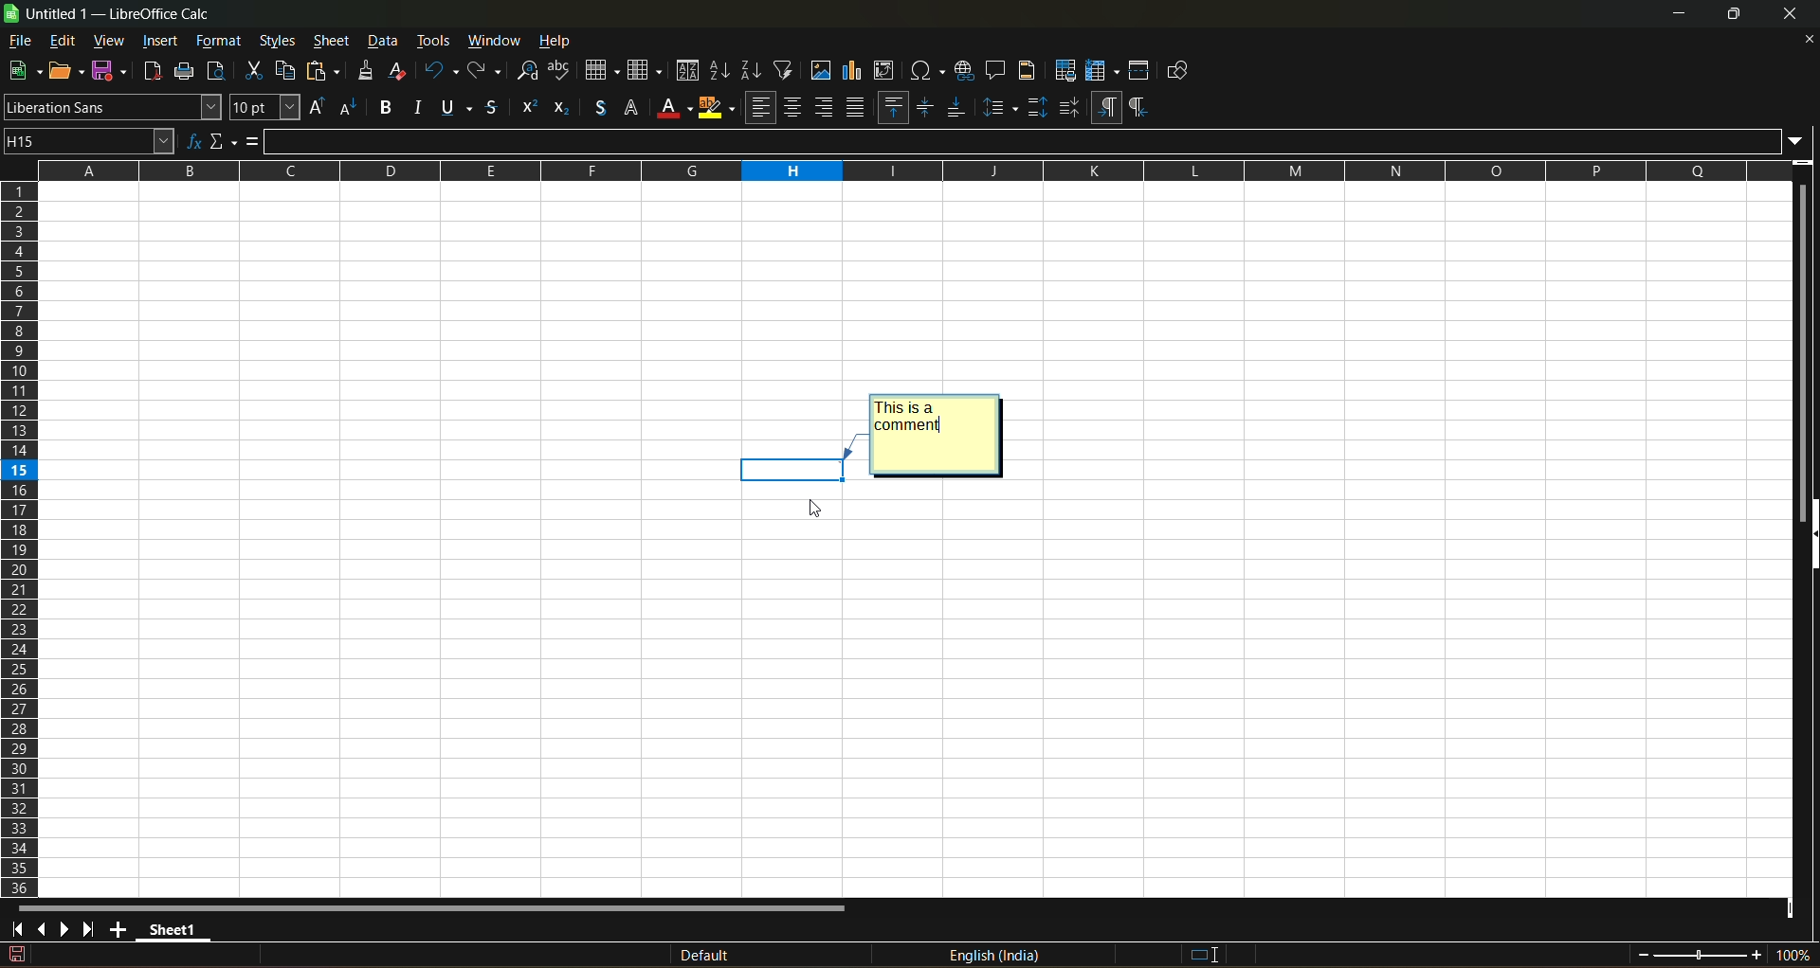  I want to click on freeze rows and columns, so click(1101, 70).